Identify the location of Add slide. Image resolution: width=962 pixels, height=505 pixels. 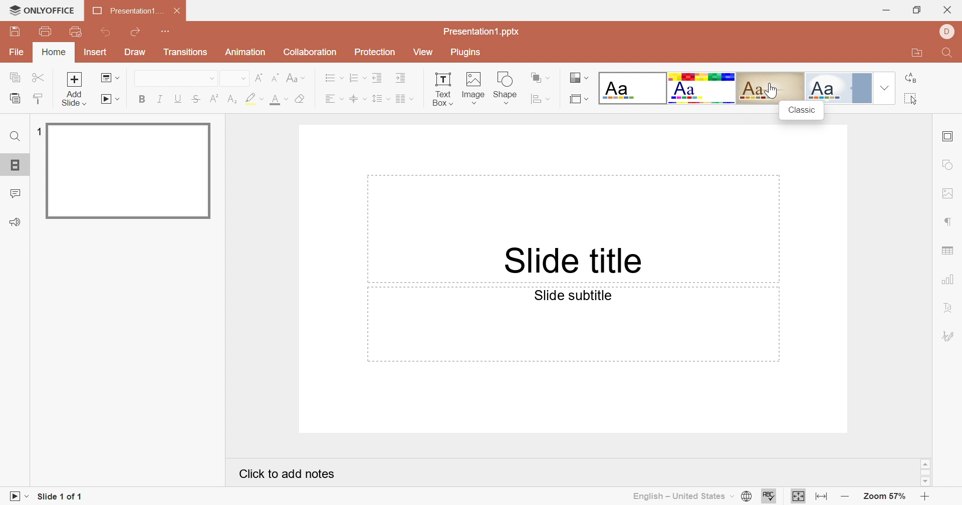
(76, 90).